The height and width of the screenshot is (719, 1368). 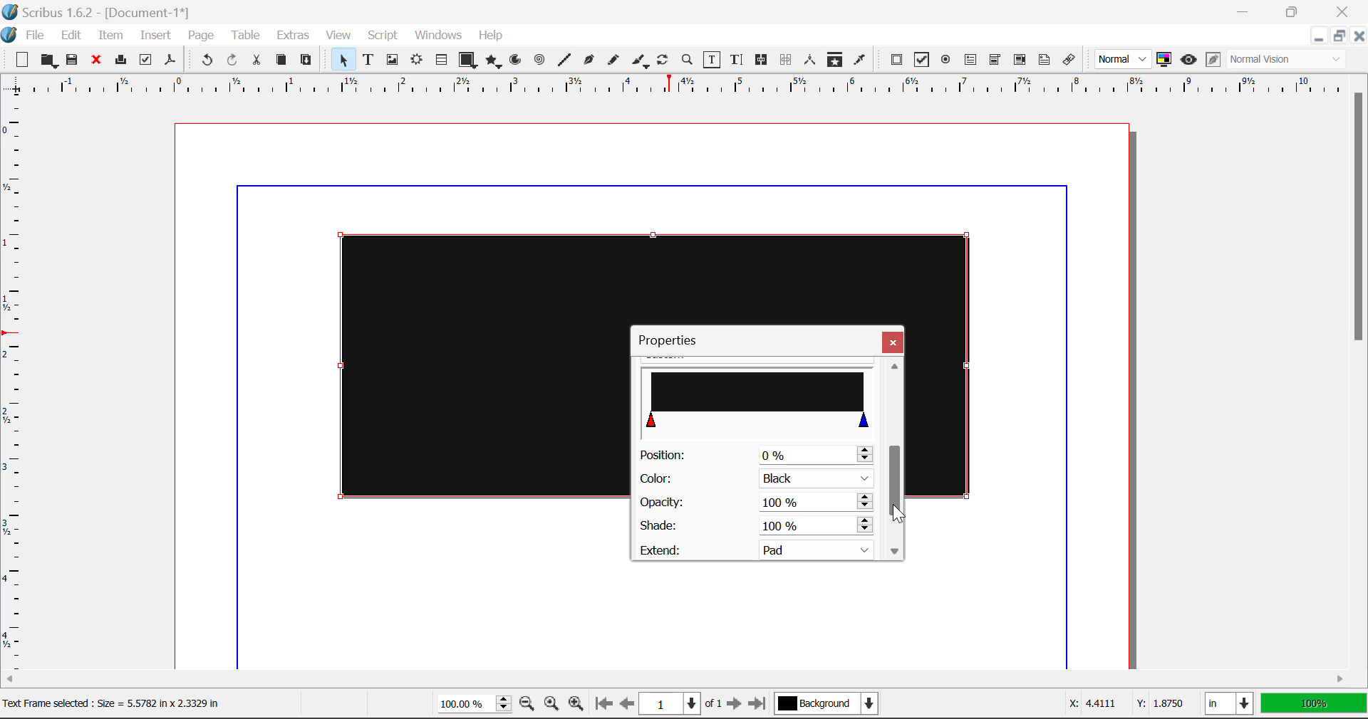 What do you see at coordinates (11, 35) in the screenshot?
I see `scribus logo` at bounding box center [11, 35].